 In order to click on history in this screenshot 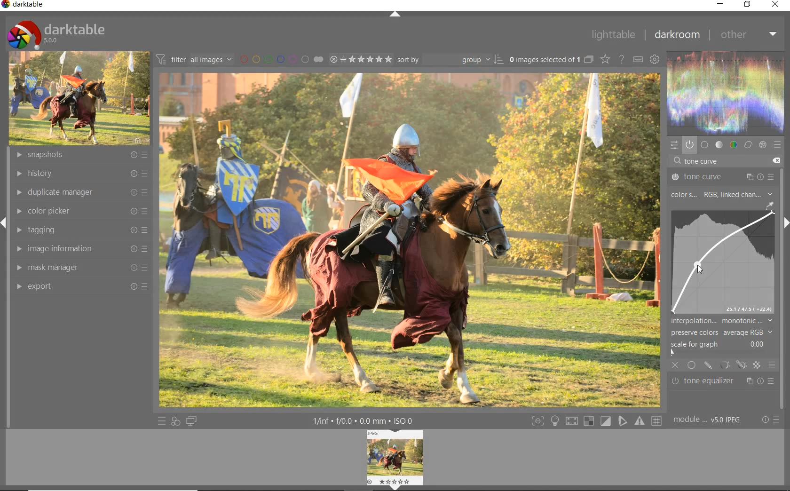, I will do `click(80, 174)`.